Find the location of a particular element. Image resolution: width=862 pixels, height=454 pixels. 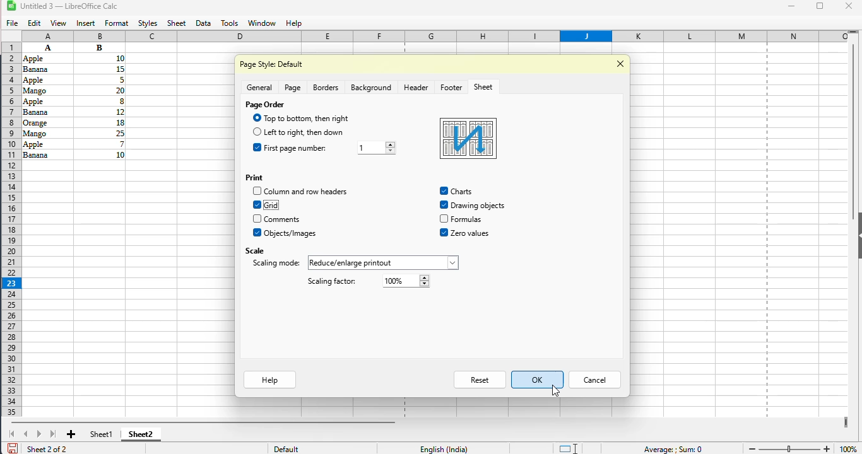

cancel is located at coordinates (594, 380).